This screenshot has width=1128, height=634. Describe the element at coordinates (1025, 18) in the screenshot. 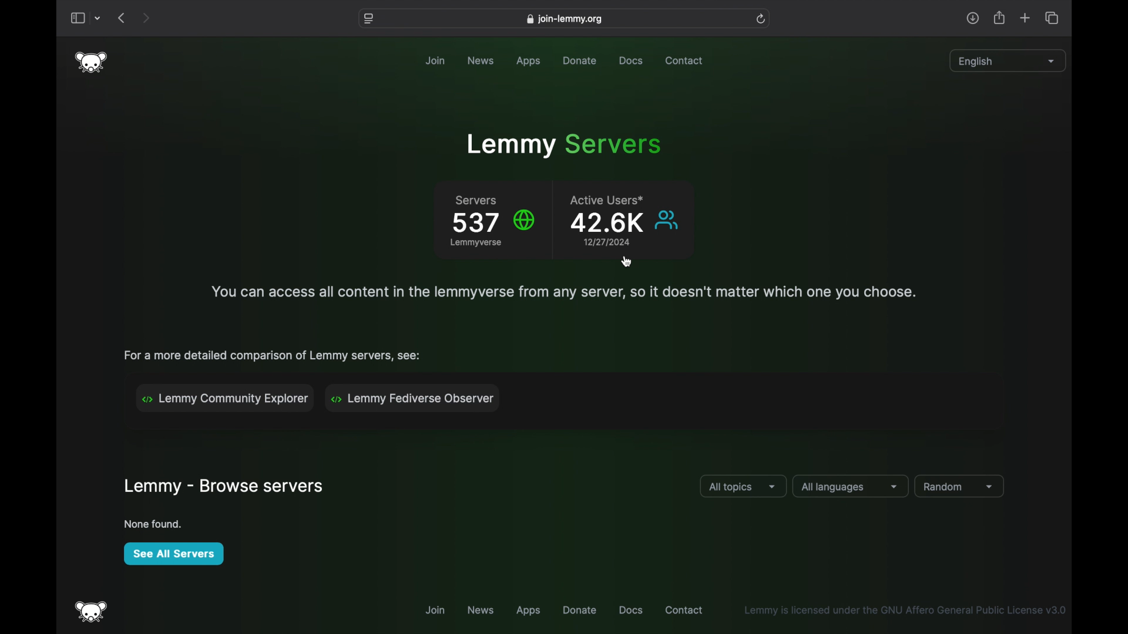

I see `new tab` at that location.